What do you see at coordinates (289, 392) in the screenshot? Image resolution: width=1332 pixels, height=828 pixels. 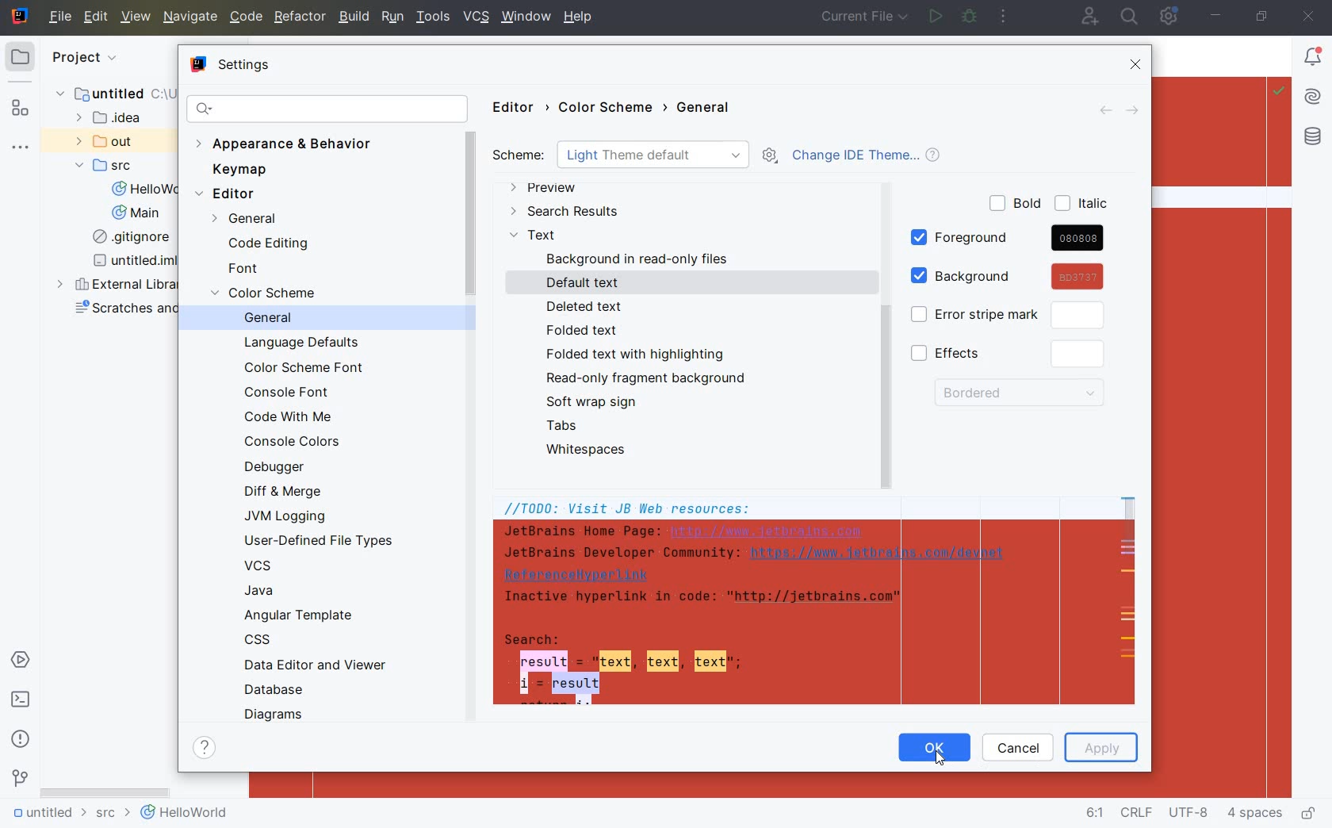 I see `CONSOLE FONT` at bounding box center [289, 392].